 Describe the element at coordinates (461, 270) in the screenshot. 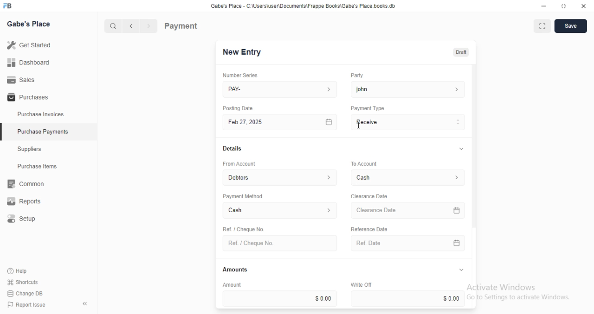

I see `expand/collapse` at that location.